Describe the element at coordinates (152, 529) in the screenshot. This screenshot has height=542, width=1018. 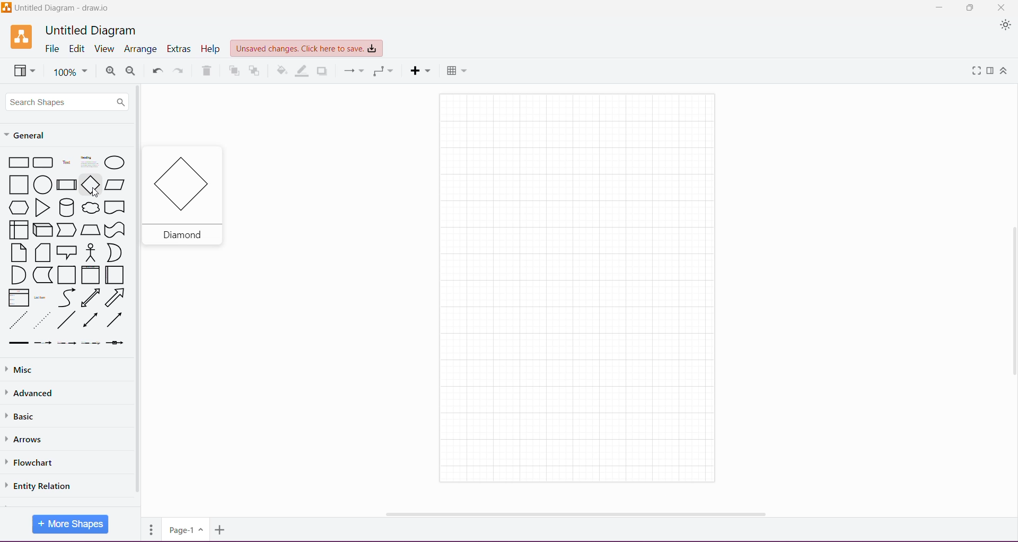
I see `Pages` at that location.